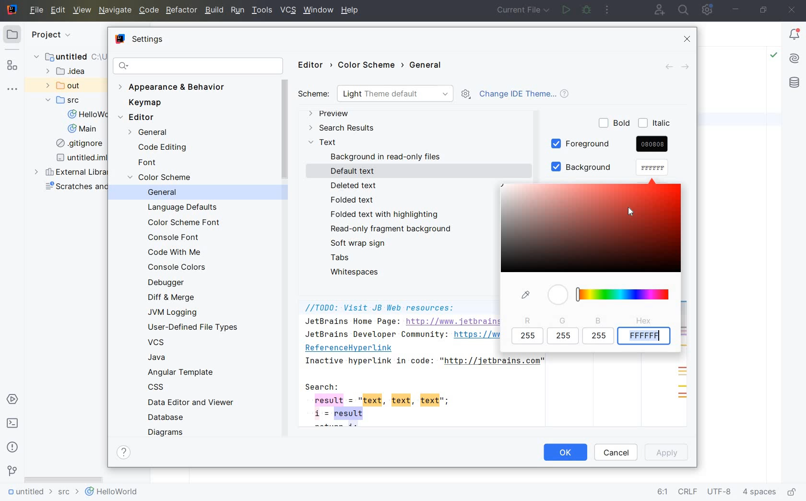 The width and height of the screenshot is (806, 501). I want to click on GENERAL, so click(168, 193).